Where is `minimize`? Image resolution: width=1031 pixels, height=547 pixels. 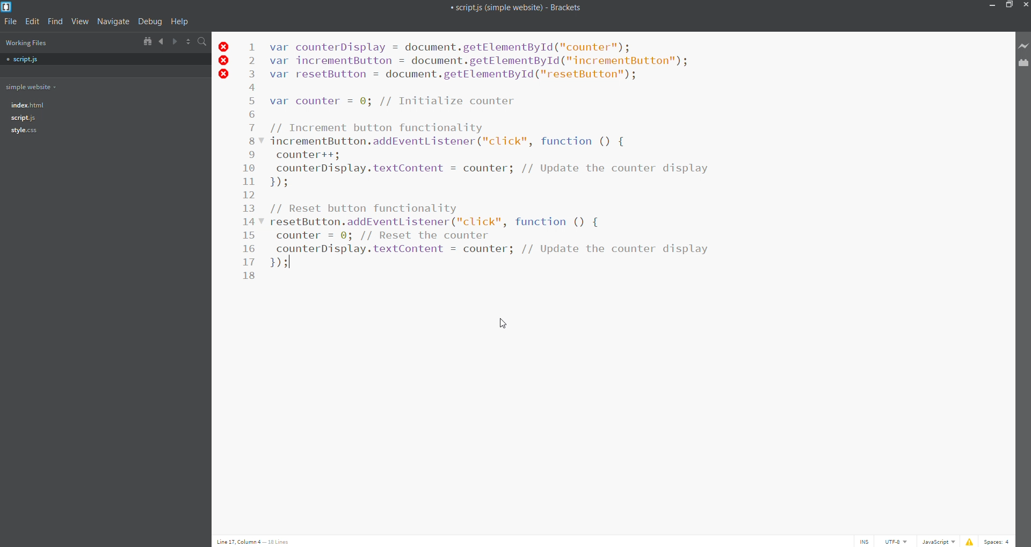 minimize is located at coordinates (993, 6).